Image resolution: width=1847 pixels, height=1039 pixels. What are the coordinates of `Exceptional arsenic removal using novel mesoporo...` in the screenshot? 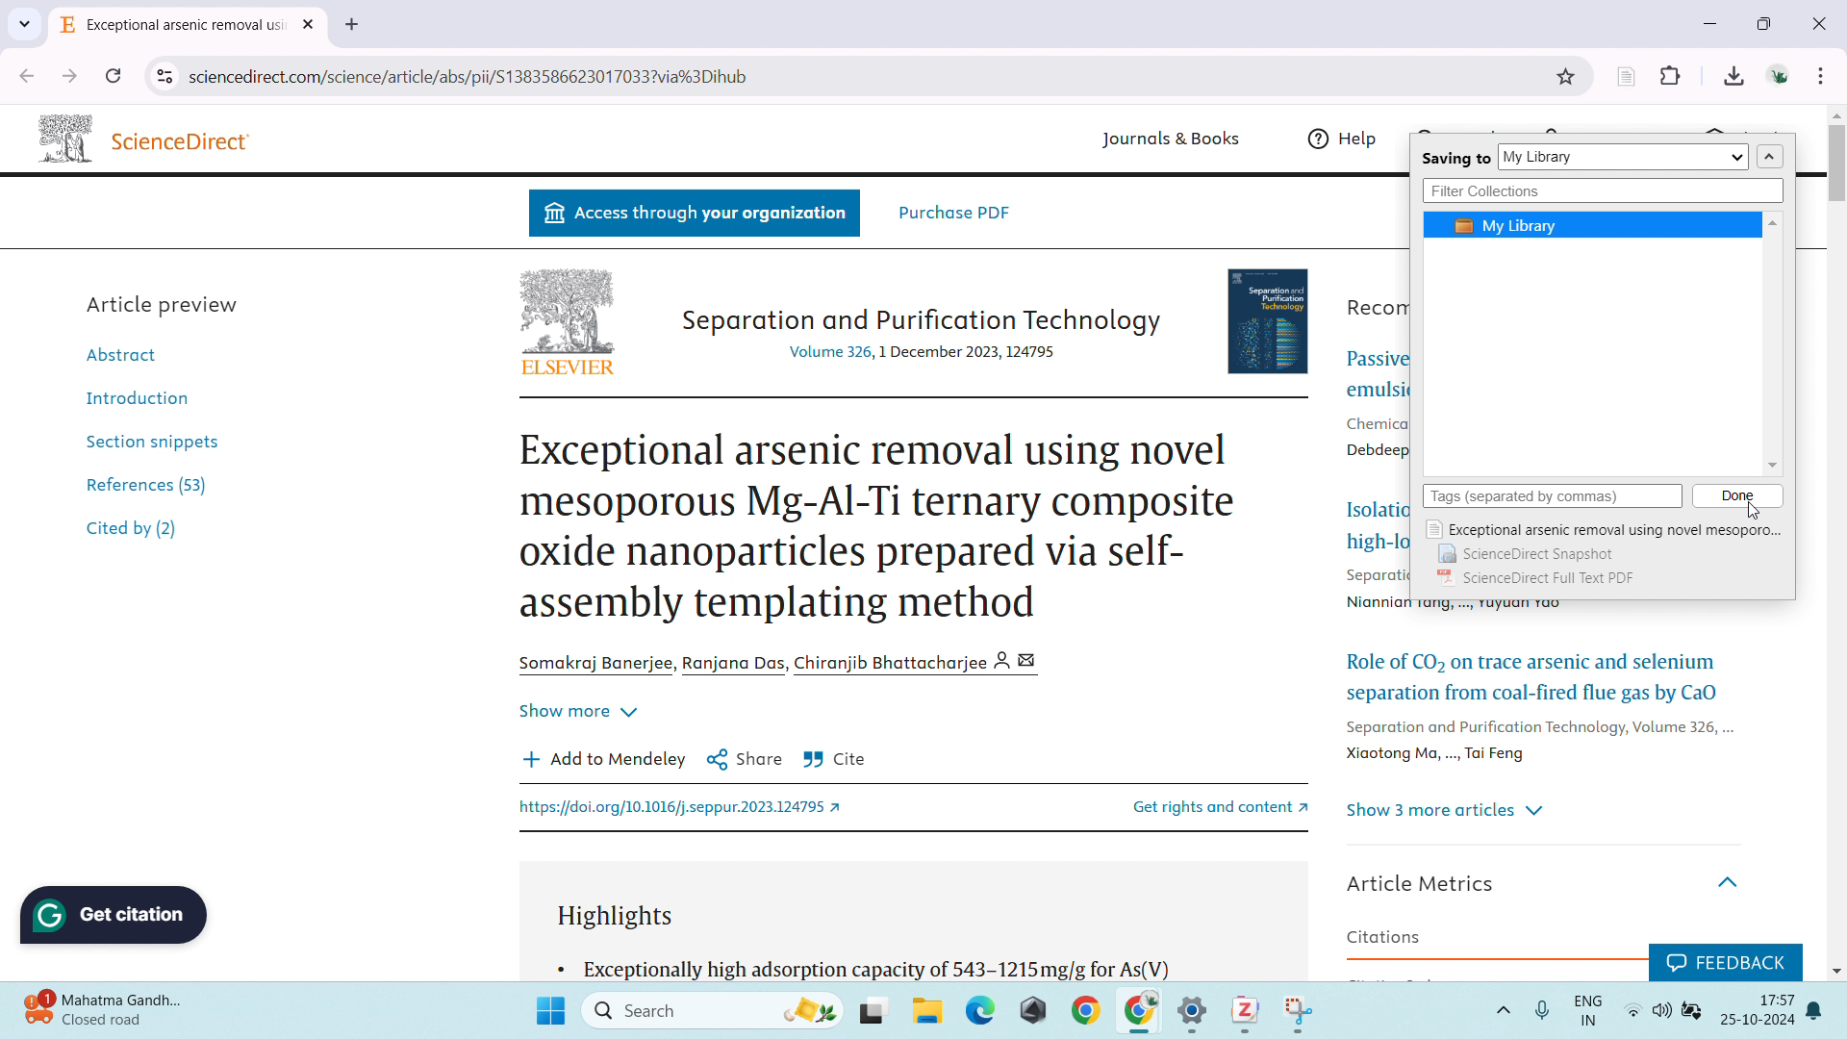 It's located at (1604, 530).